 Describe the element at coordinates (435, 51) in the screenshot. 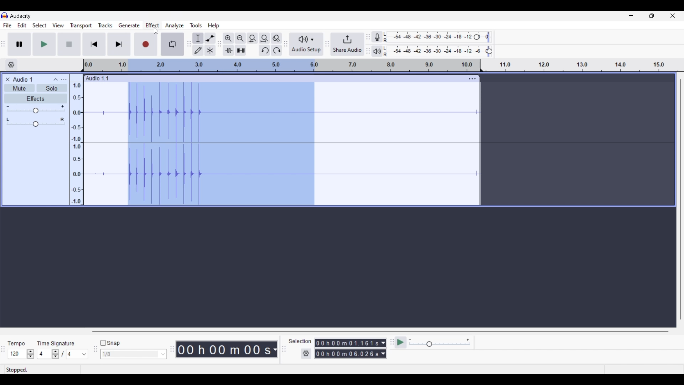

I see `Playback level` at that location.